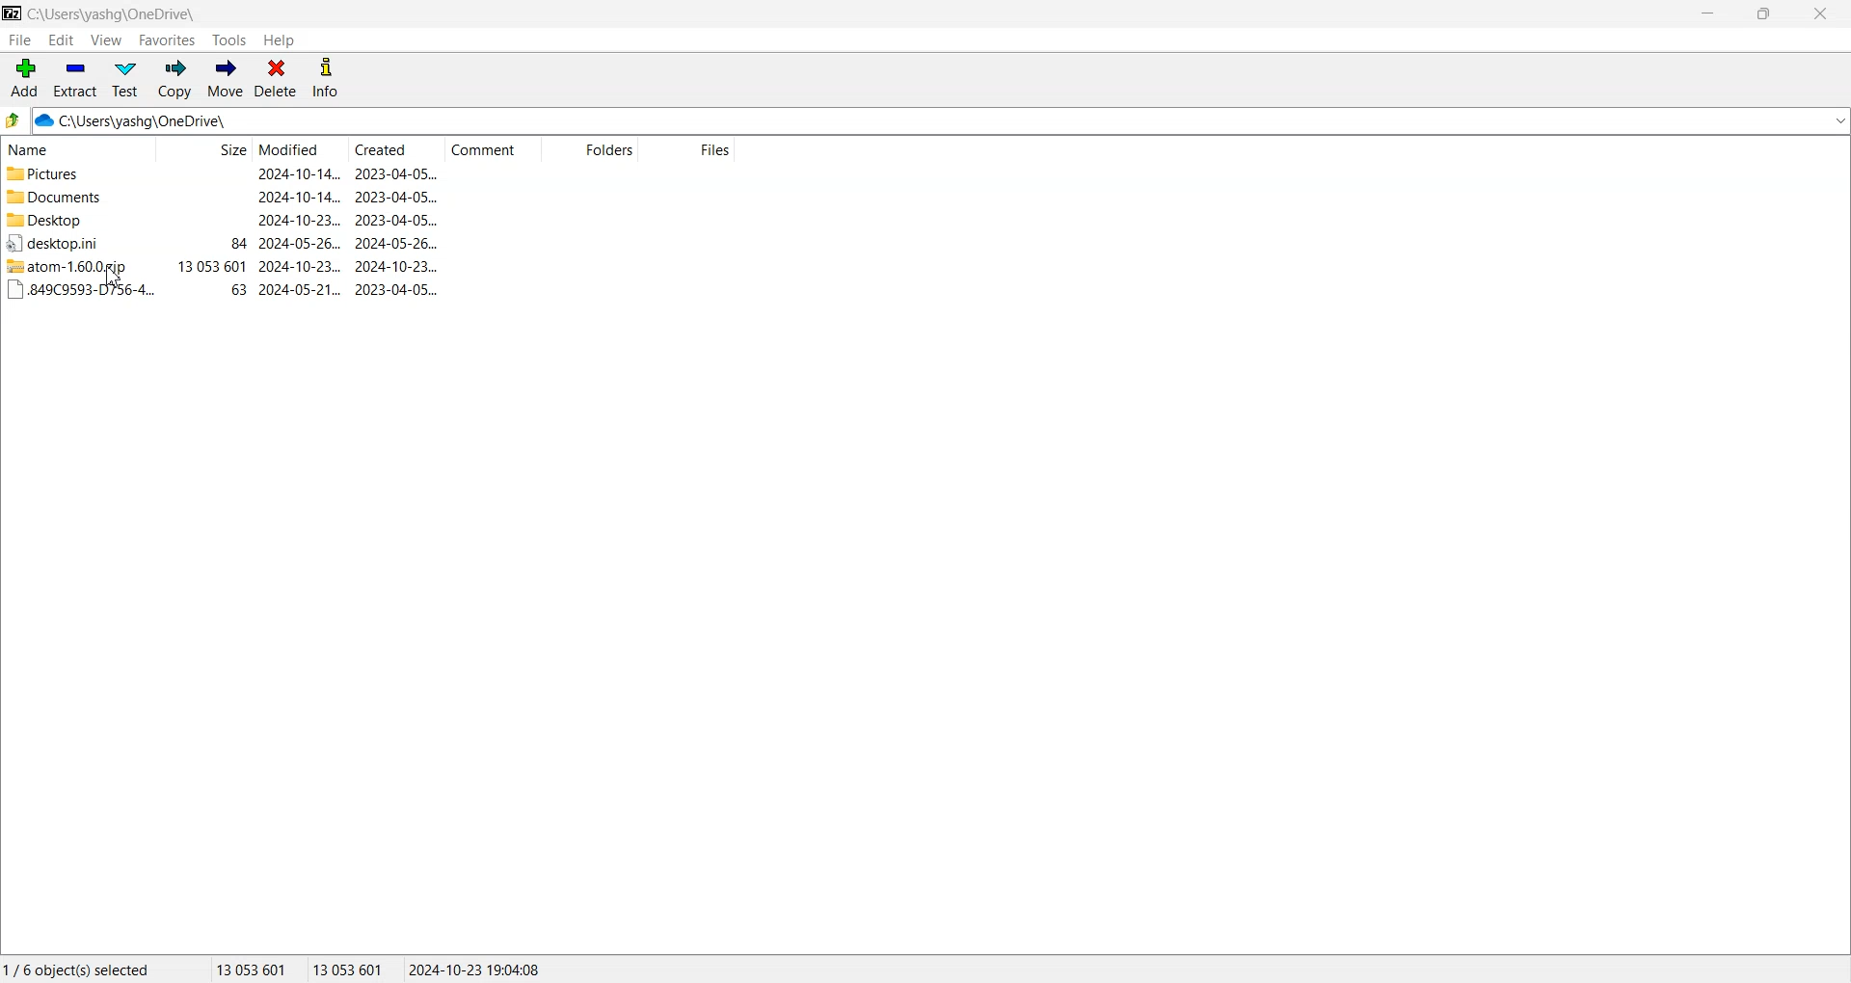 This screenshot has width=1851, height=983. Describe the element at coordinates (298, 196) in the screenshot. I see `2024-10-14` at that location.